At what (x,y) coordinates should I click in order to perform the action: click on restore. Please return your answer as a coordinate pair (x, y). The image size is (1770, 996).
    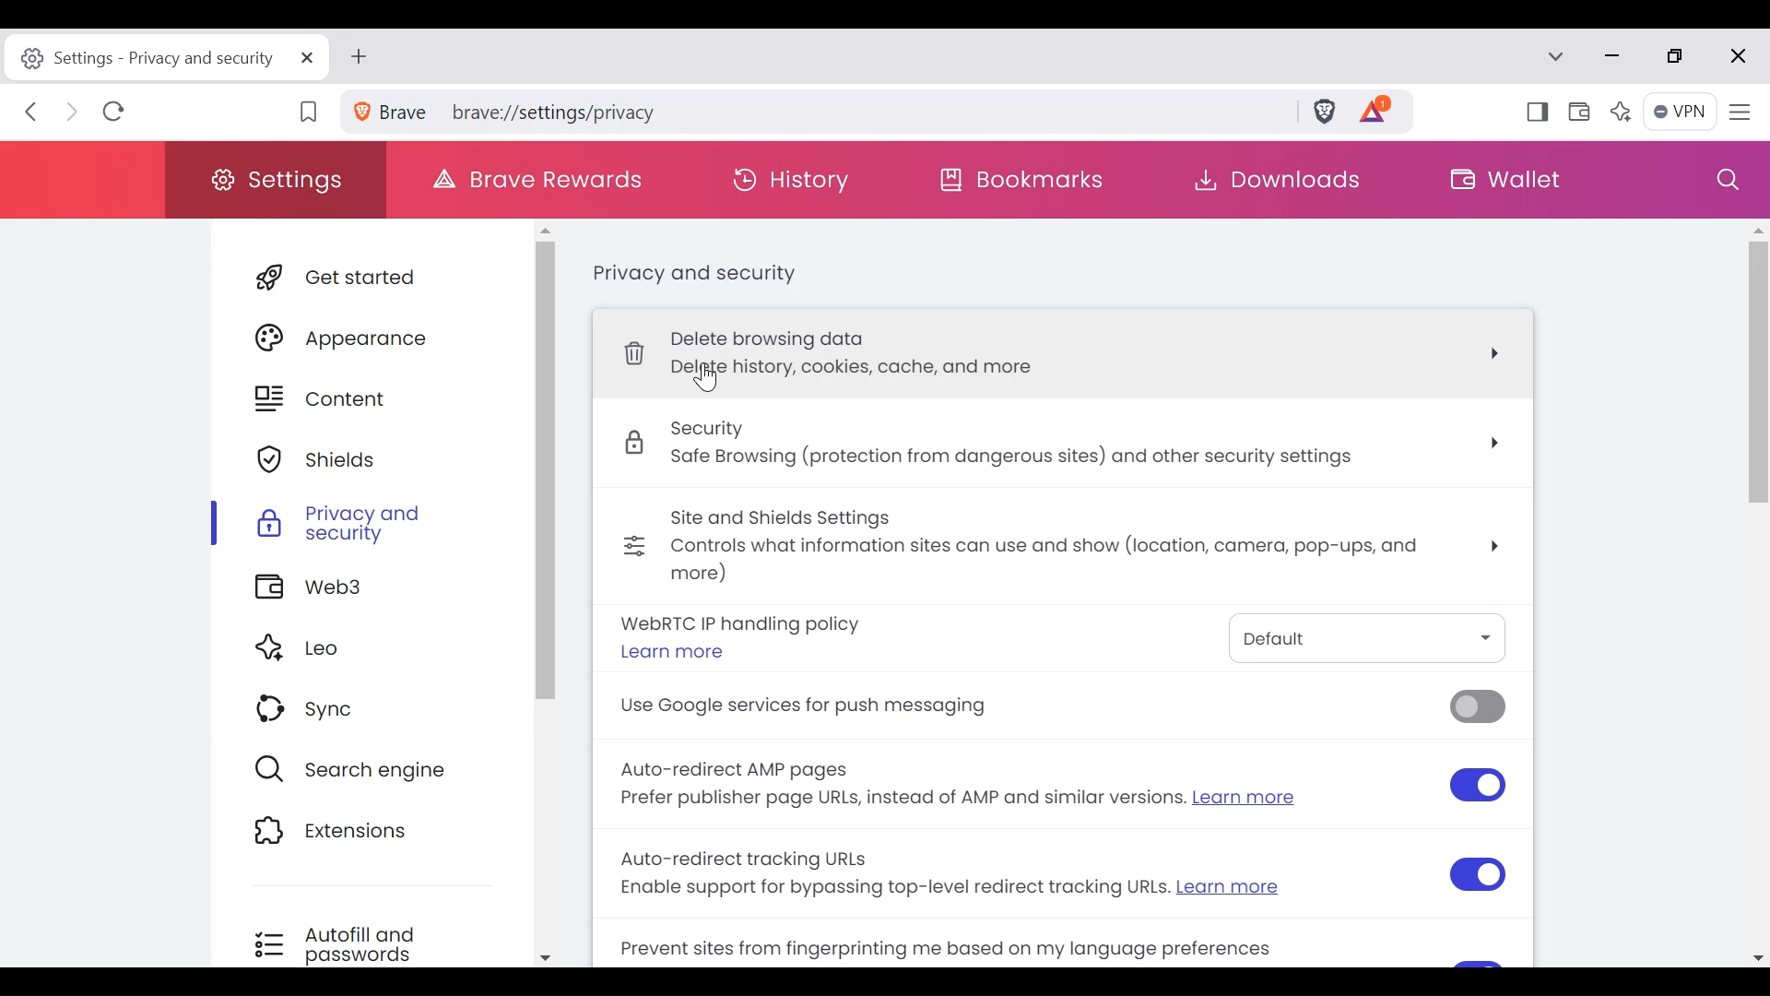
    Looking at the image, I should click on (1683, 58).